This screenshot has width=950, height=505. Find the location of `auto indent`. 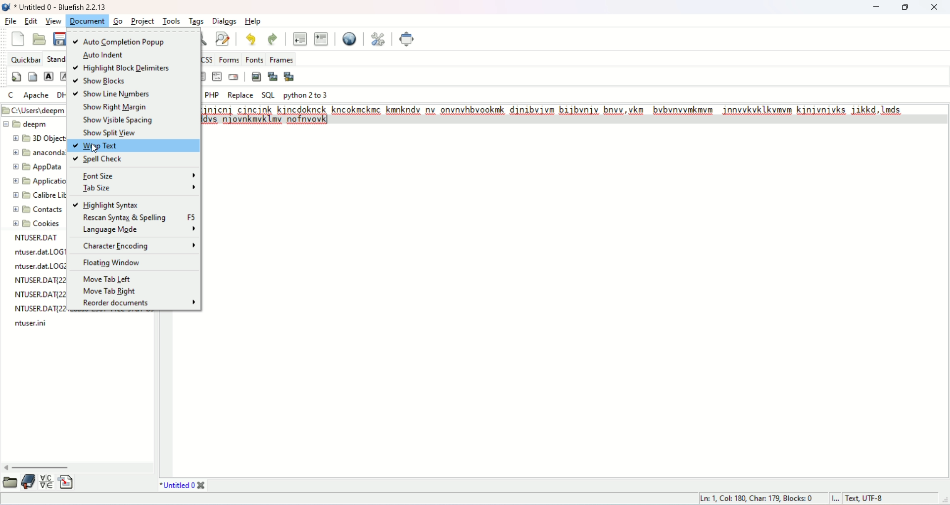

auto indent is located at coordinates (103, 55).